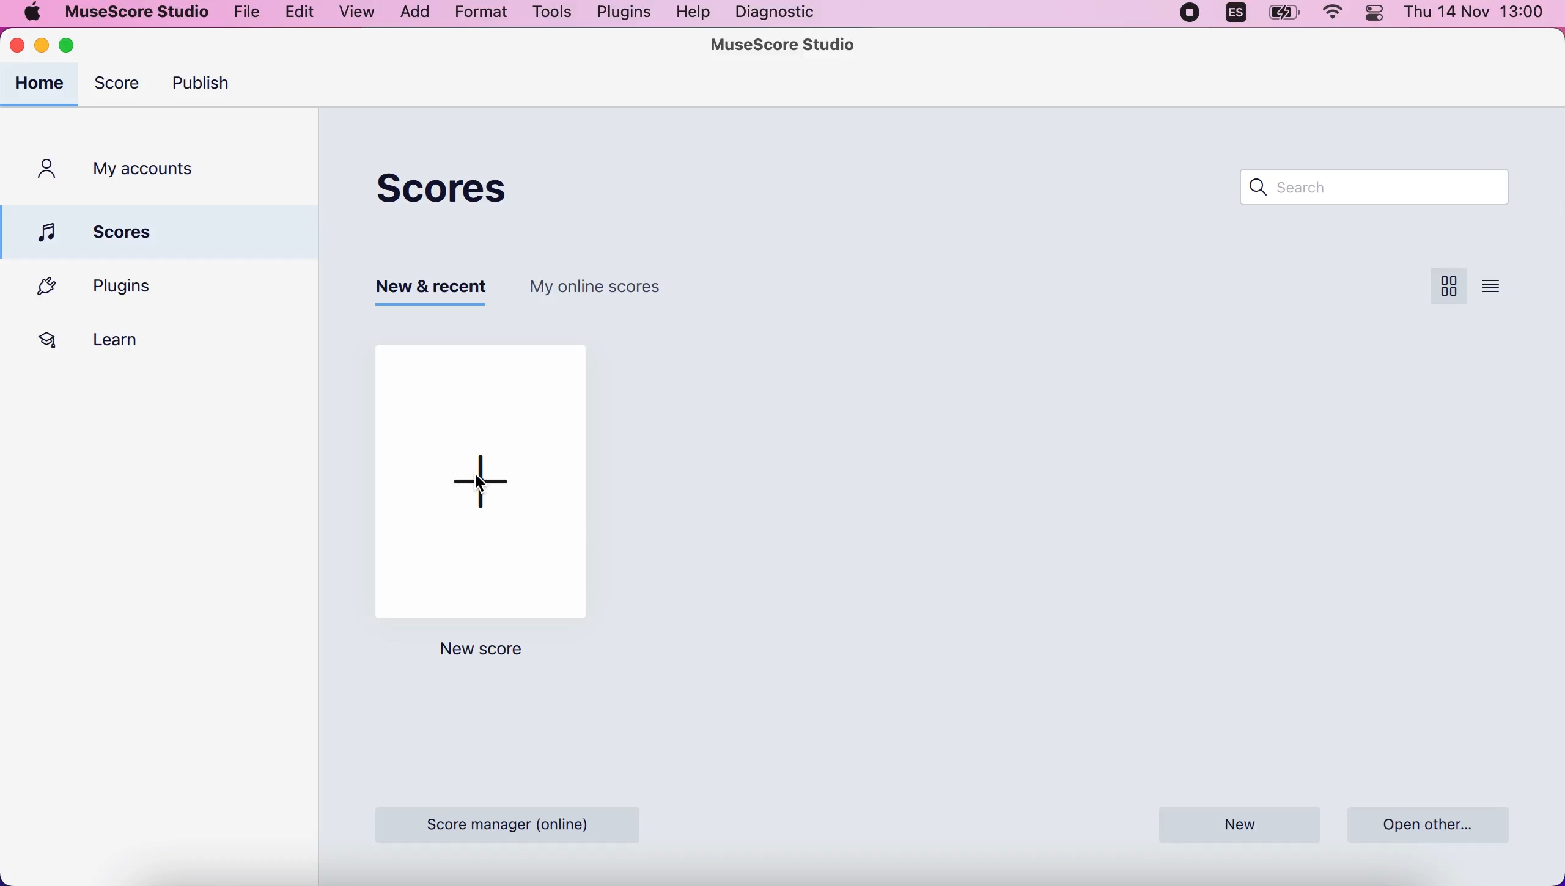 The width and height of the screenshot is (1565, 886). I want to click on language, so click(1232, 16).